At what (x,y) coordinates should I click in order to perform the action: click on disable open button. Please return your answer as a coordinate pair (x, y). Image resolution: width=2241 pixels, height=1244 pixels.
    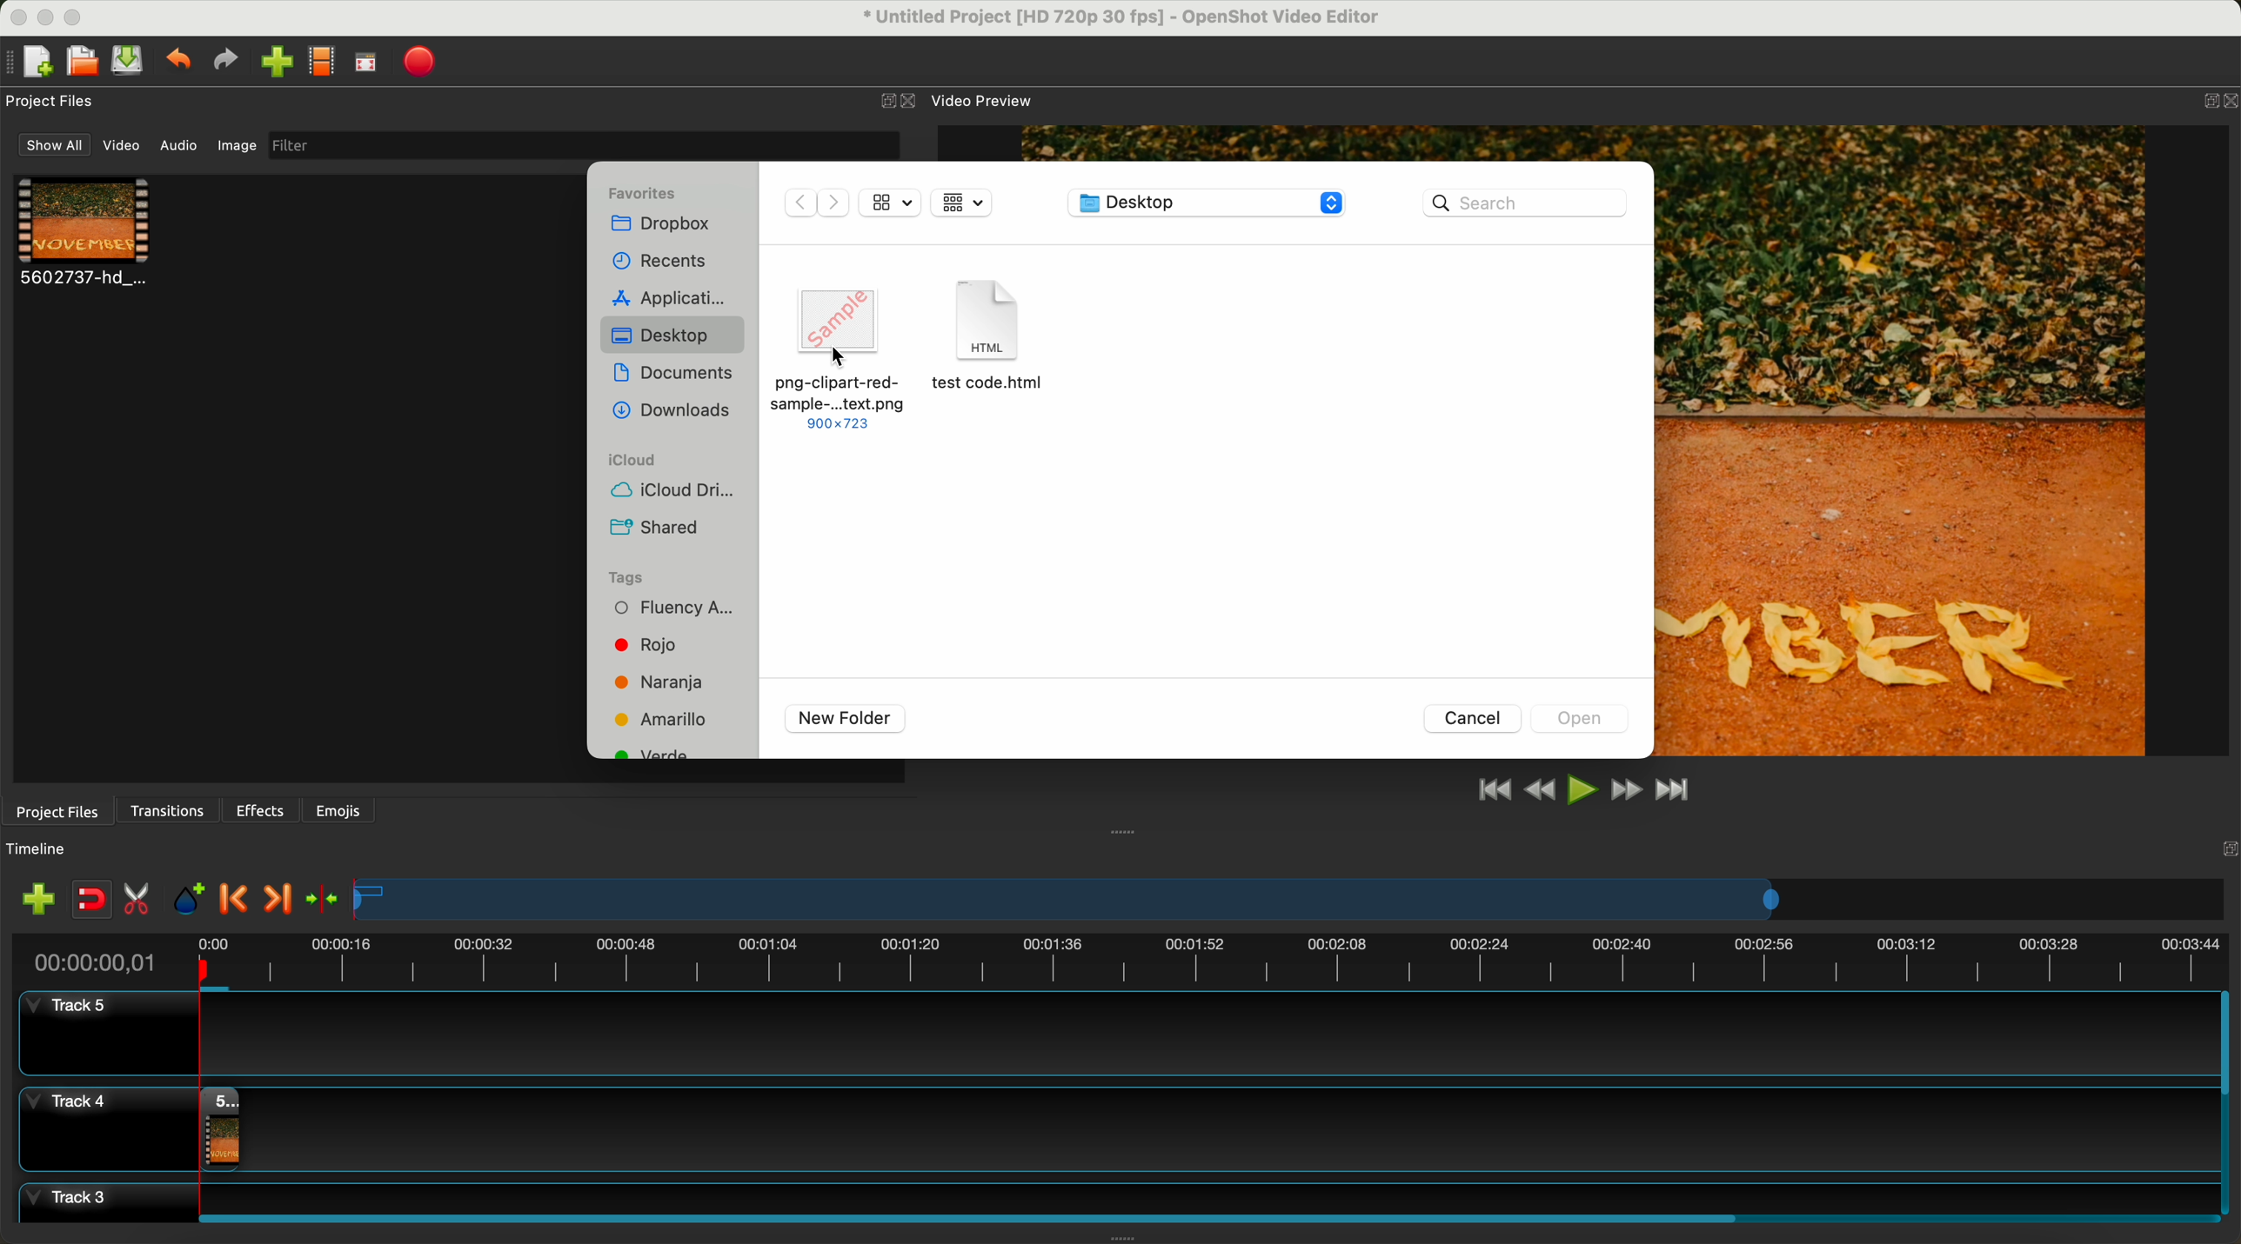
    Looking at the image, I should click on (1585, 719).